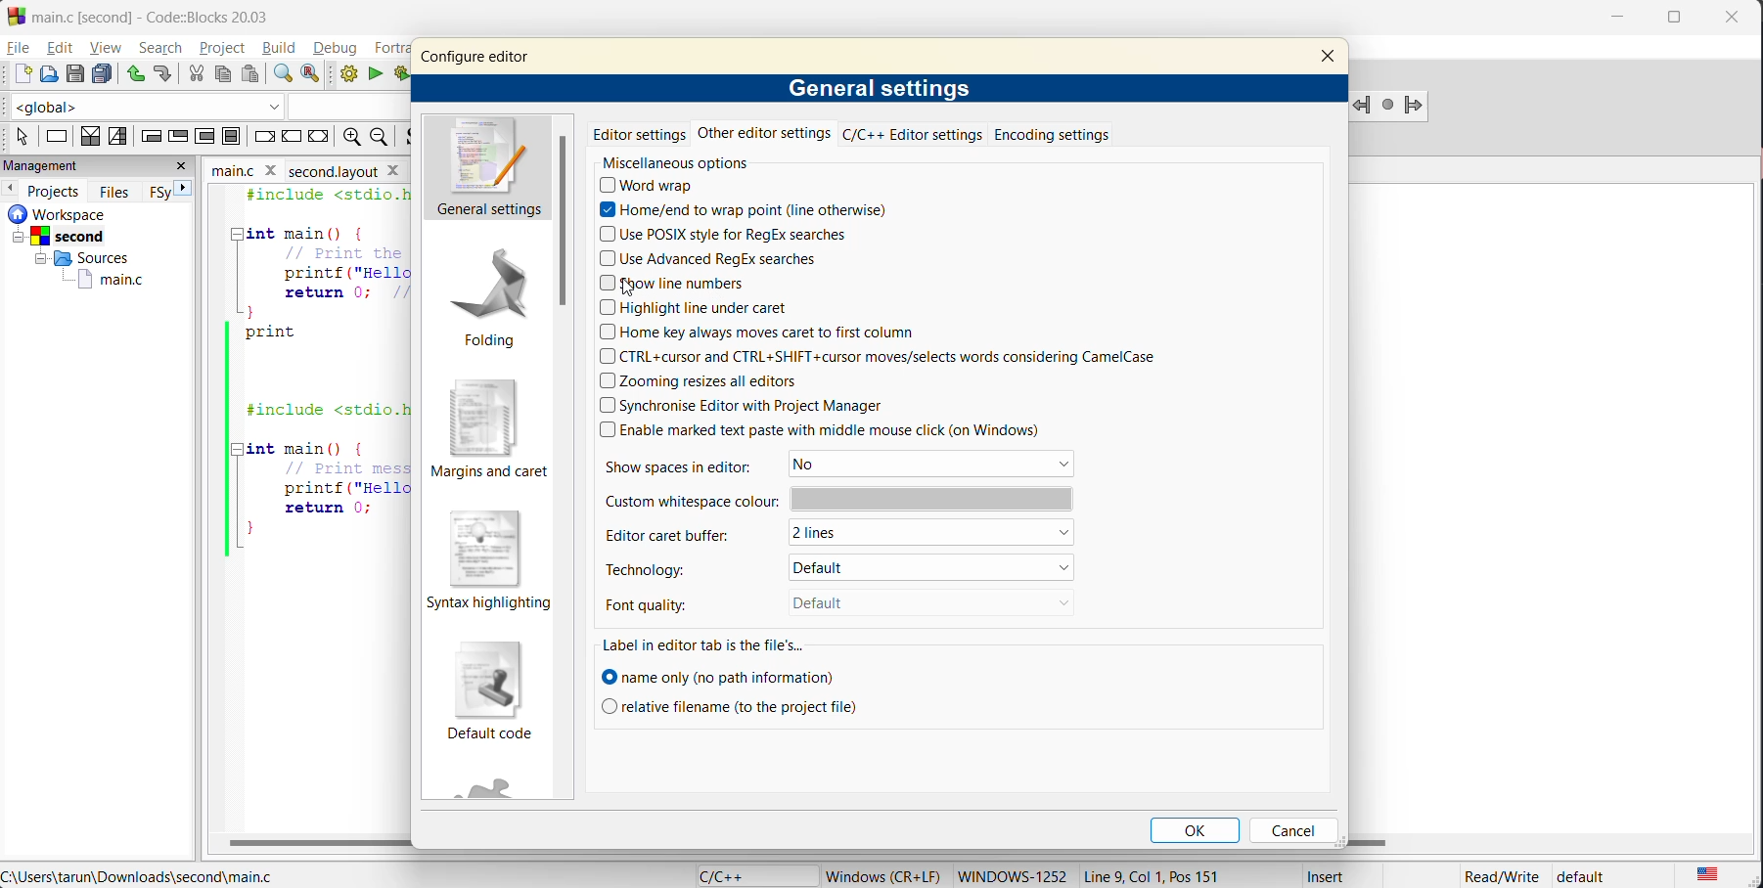 This screenshot has height=888, width=1763. I want to click on selection, so click(118, 138).